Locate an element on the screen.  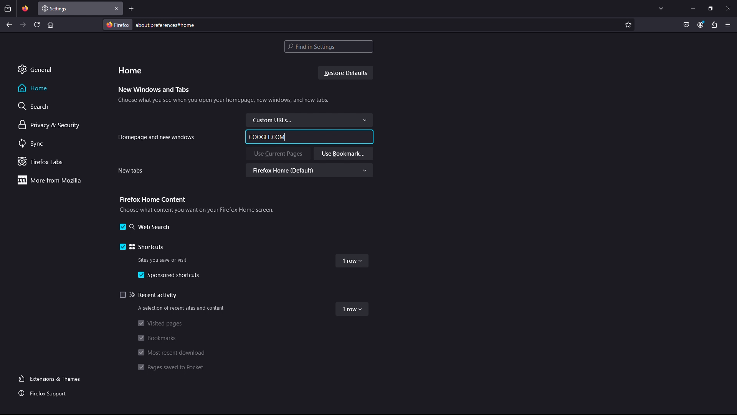
Homepage and new windows is located at coordinates (157, 136).